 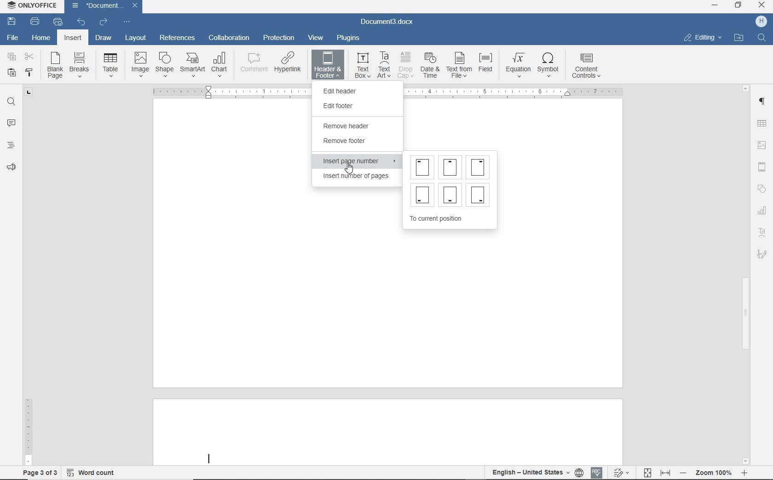 What do you see at coordinates (35, 22) in the screenshot?
I see `PRINT` at bounding box center [35, 22].